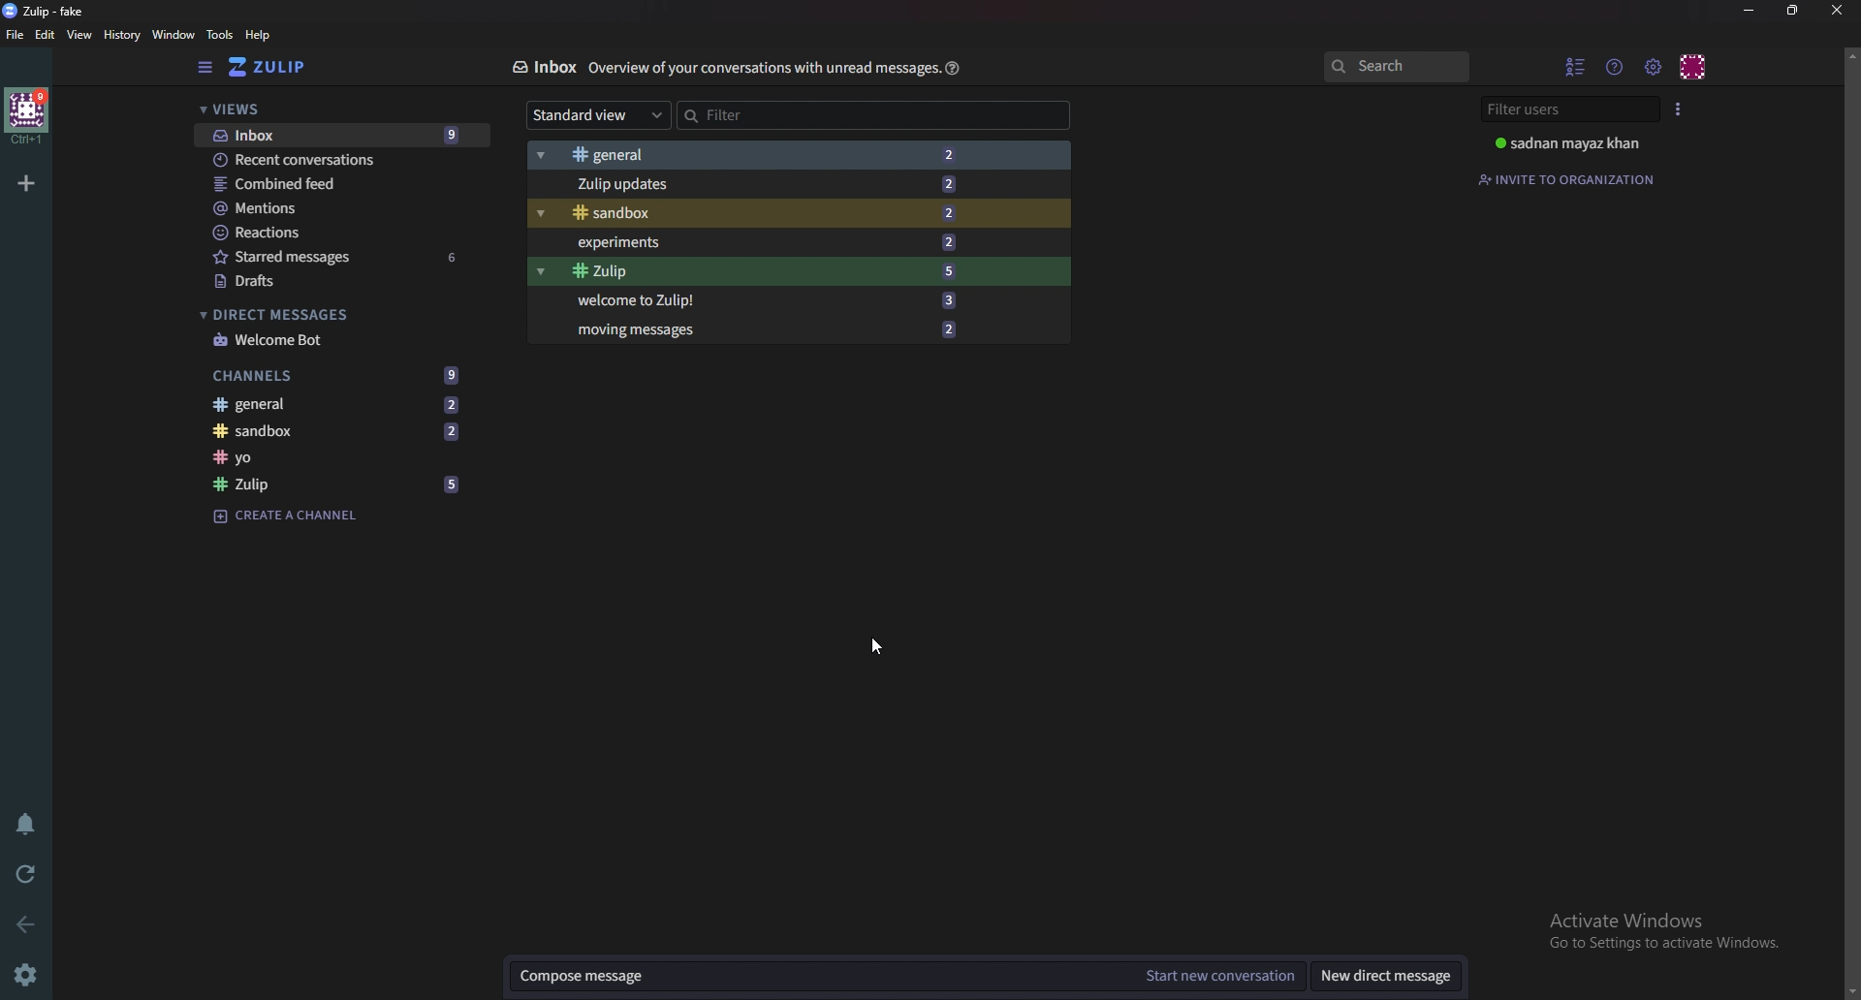 This screenshot has width=1861, height=1000. What do you see at coordinates (762, 67) in the screenshot?
I see `Info` at bounding box center [762, 67].